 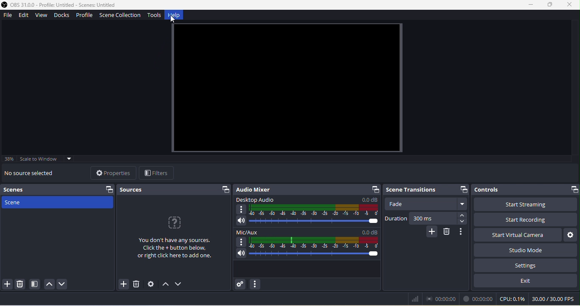 What do you see at coordinates (527, 281) in the screenshot?
I see `exit` at bounding box center [527, 281].